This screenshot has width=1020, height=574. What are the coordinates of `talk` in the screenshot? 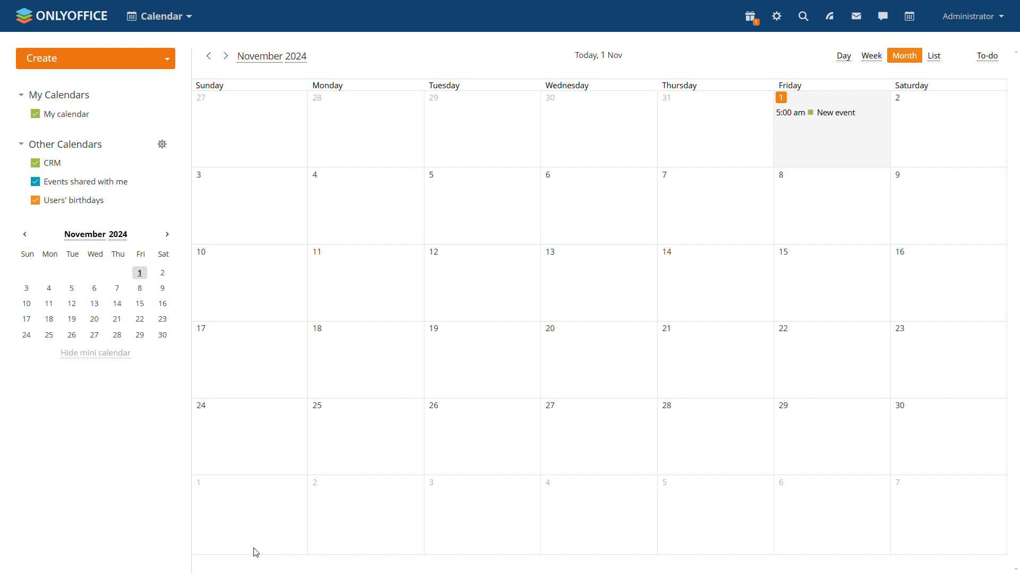 It's located at (882, 16).